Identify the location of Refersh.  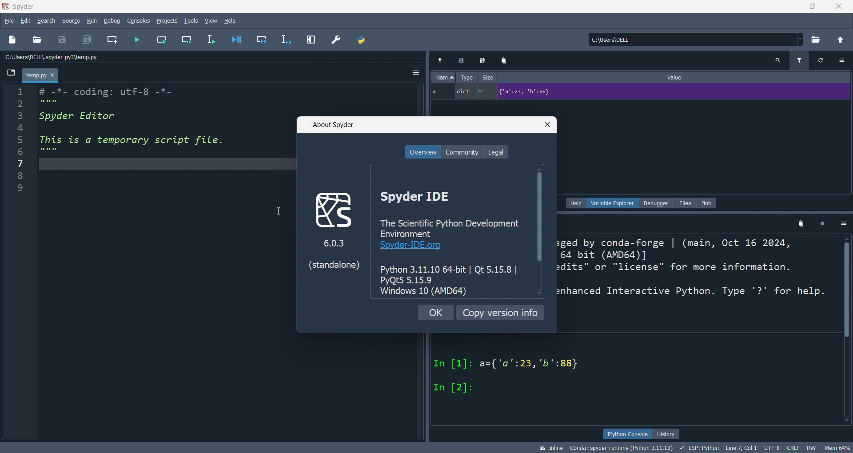
(821, 61).